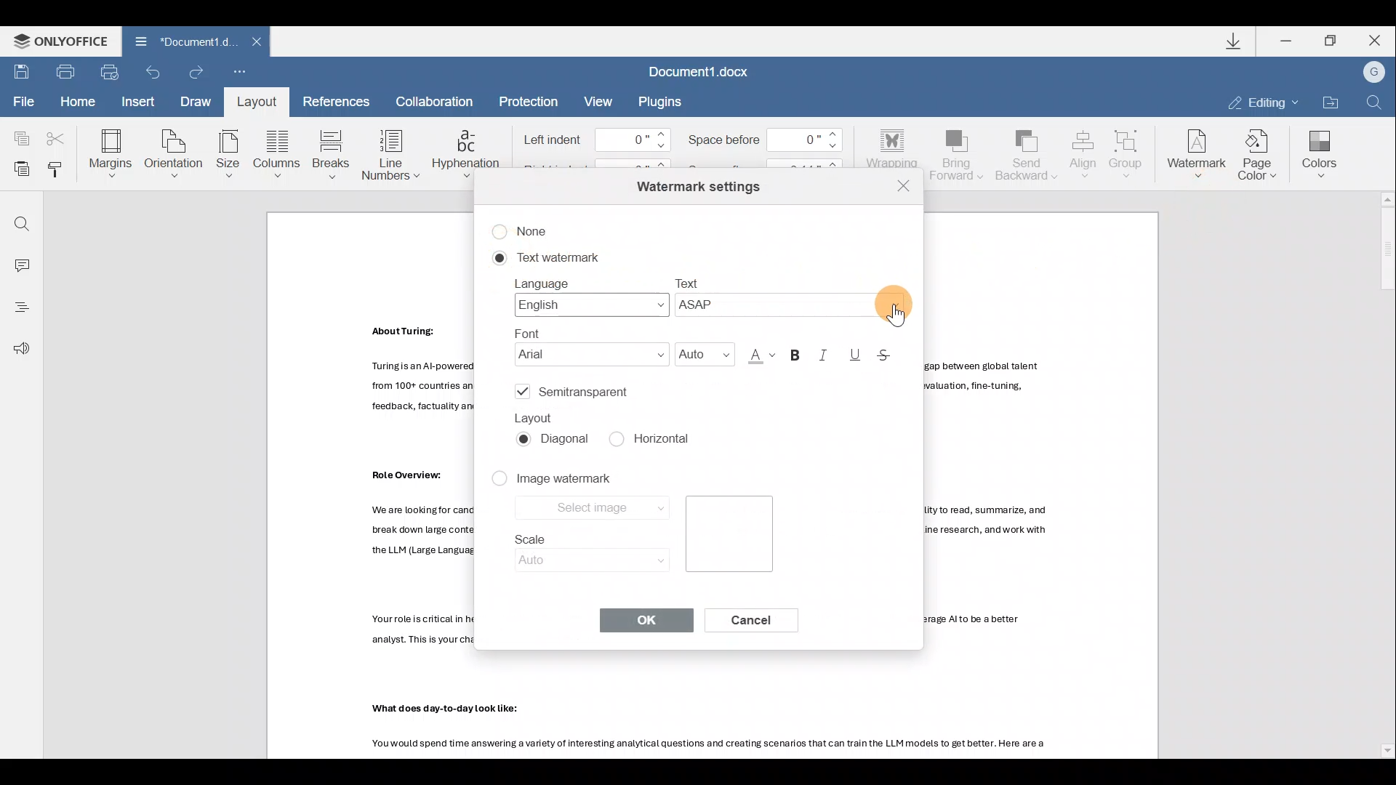  I want to click on Copy style, so click(60, 172).